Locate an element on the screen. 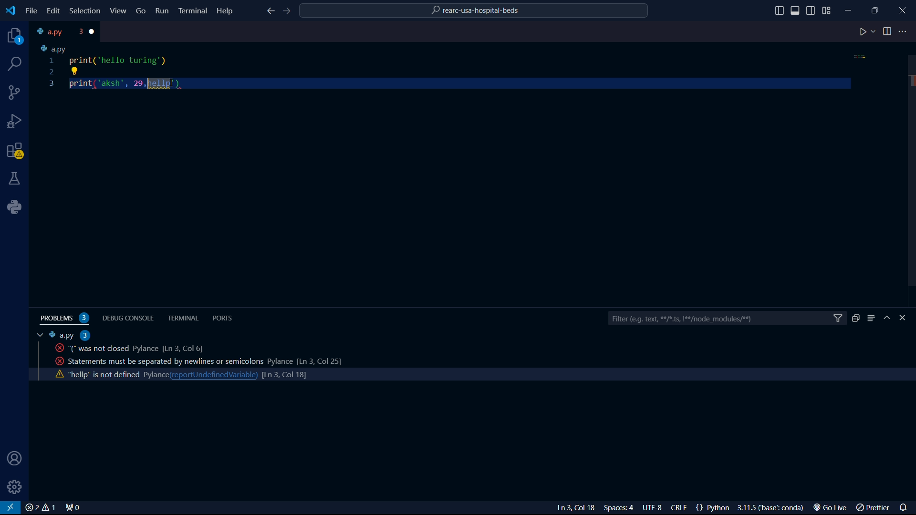 The width and height of the screenshot is (916, 515). Selection is located at coordinates (86, 11).